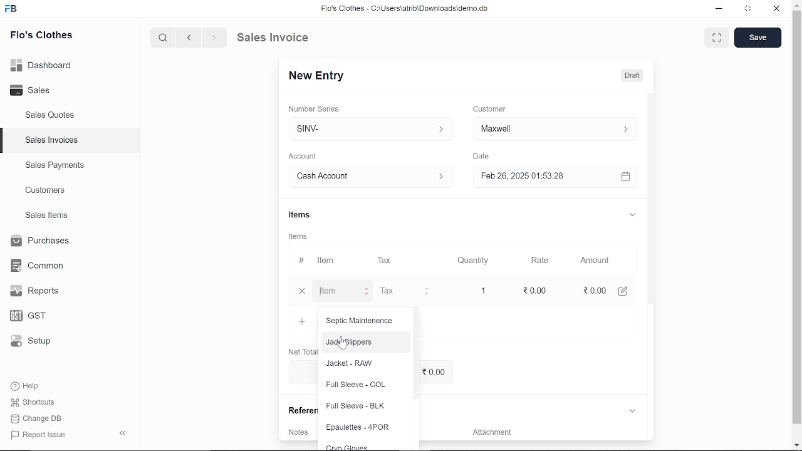  What do you see at coordinates (306, 290) in the screenshot?
I see `close` at bounding box center [306, 290].